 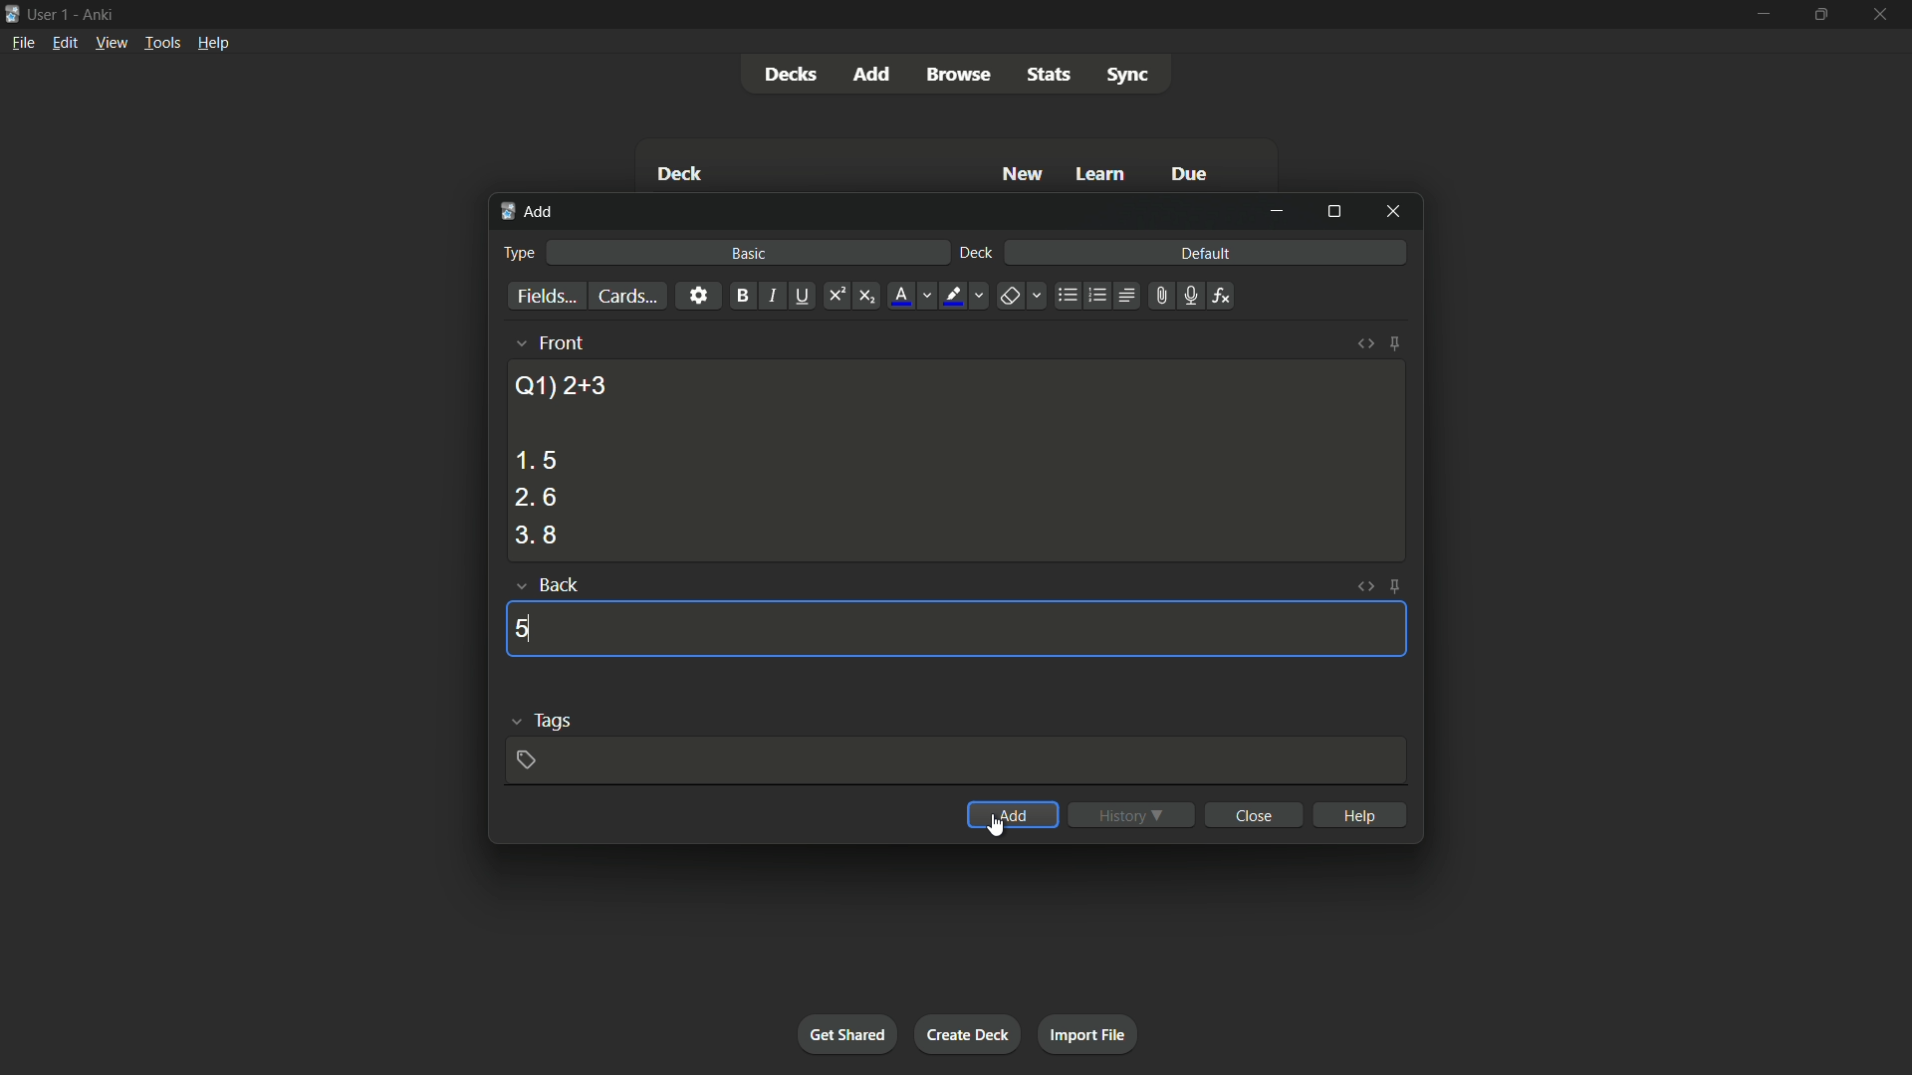 What do you see at coordinates (1131, 815) in the screenshot?
I see `history` at bounding box center [1131, 815].